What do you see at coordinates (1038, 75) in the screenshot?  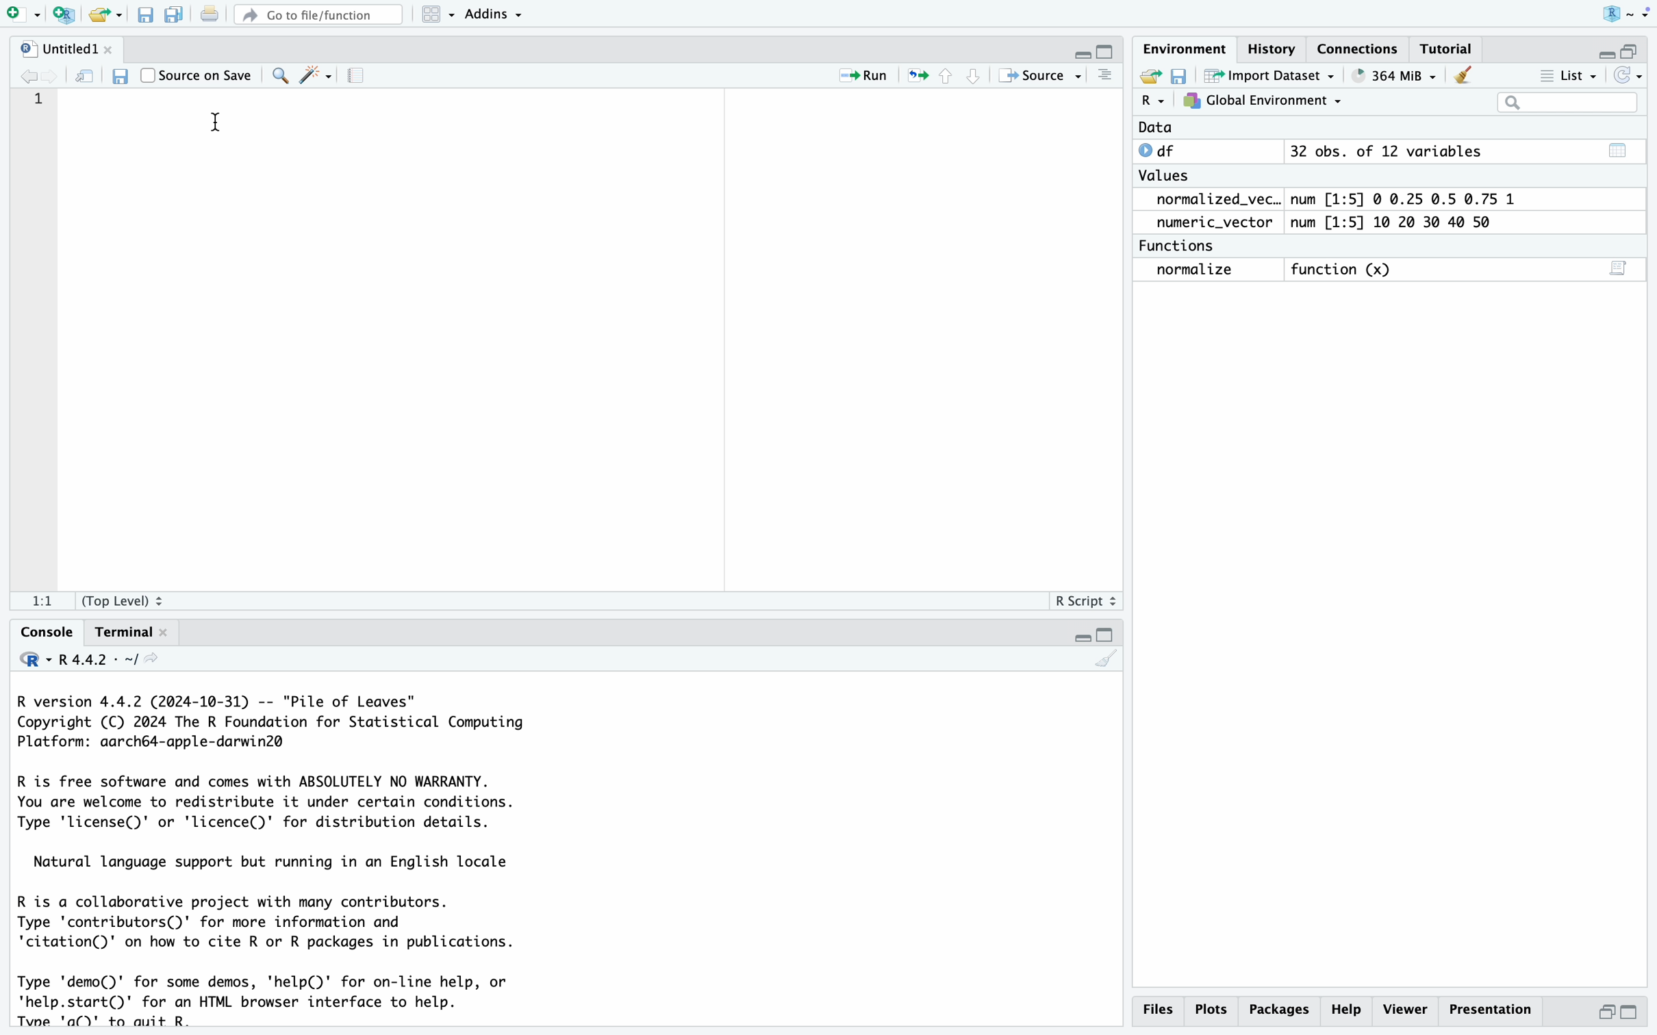 I see `Source` at bounding box center [1038, 75].